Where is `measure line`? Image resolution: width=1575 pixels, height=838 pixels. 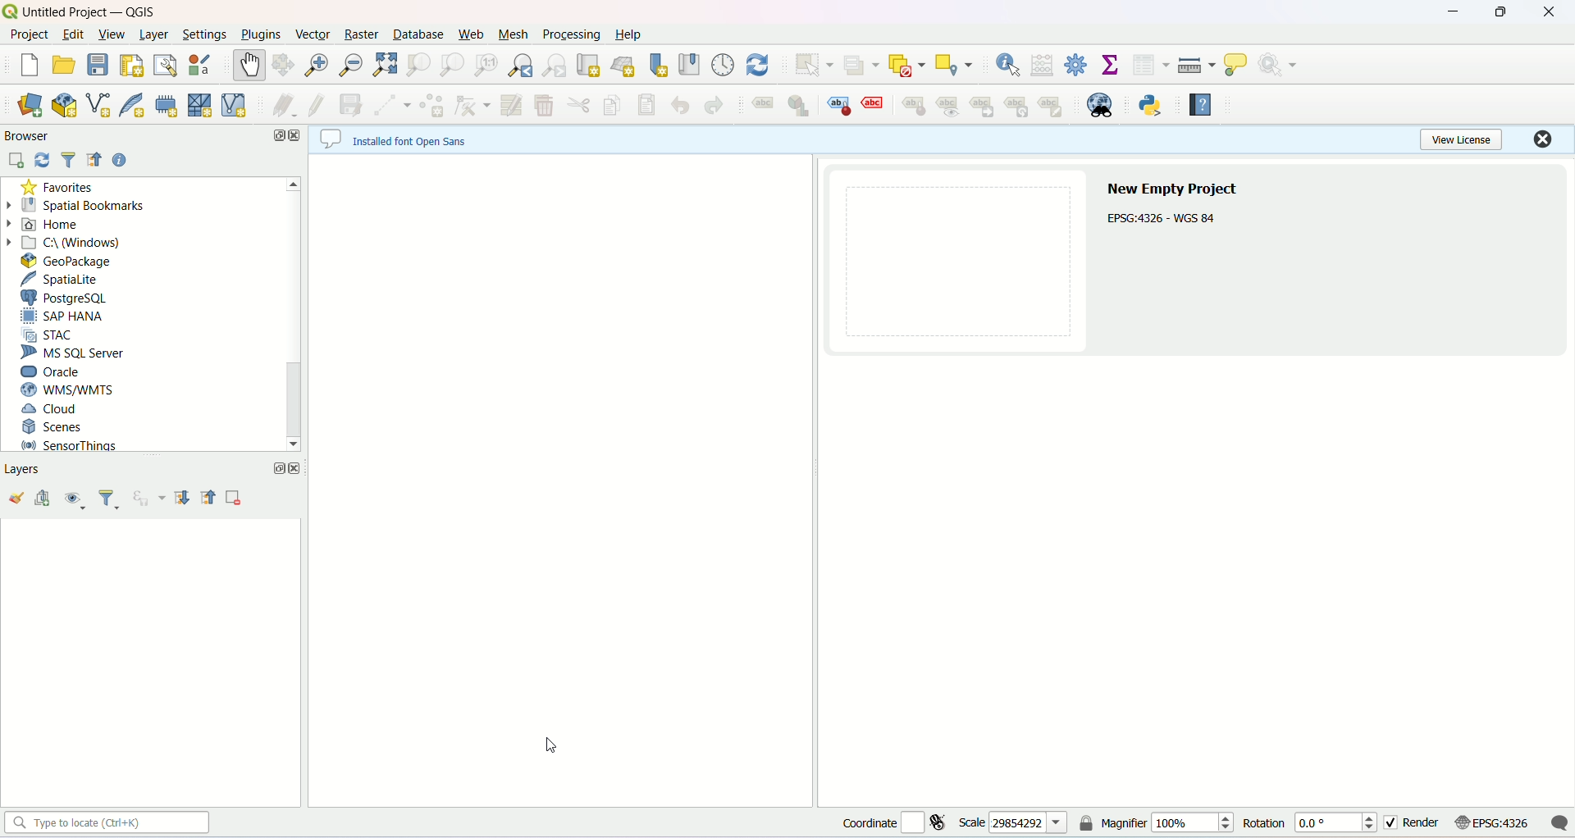 measure line is located at coordinates (1197, 66).